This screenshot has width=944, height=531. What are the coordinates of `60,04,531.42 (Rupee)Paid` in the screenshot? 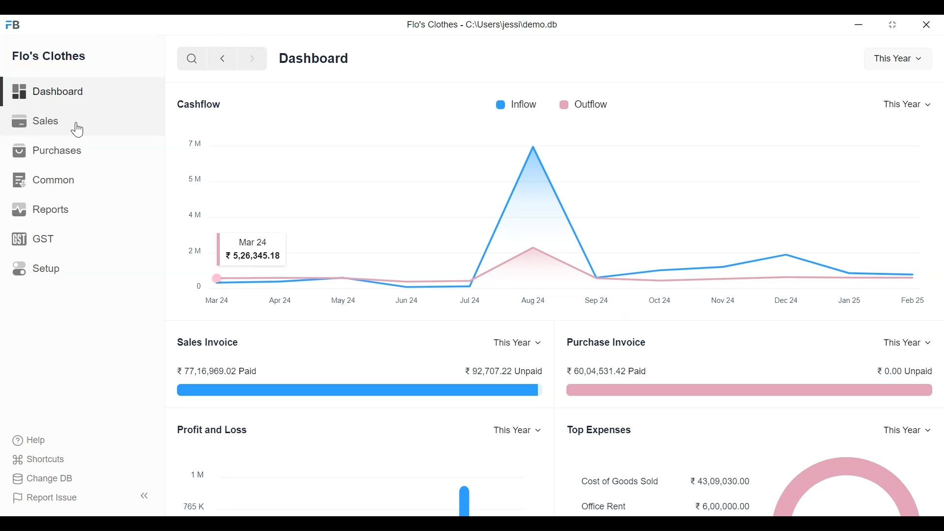 It's located at (609, 371).